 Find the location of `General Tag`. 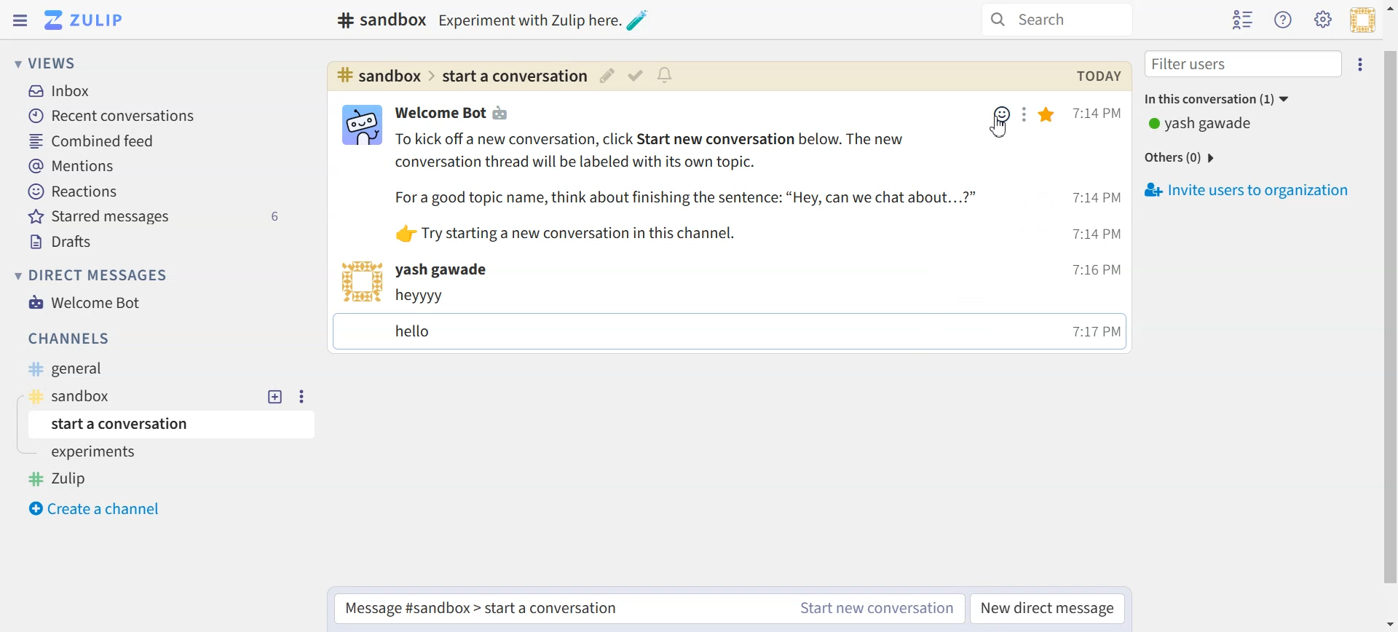

General Tag is located at coordinates (76, 369).